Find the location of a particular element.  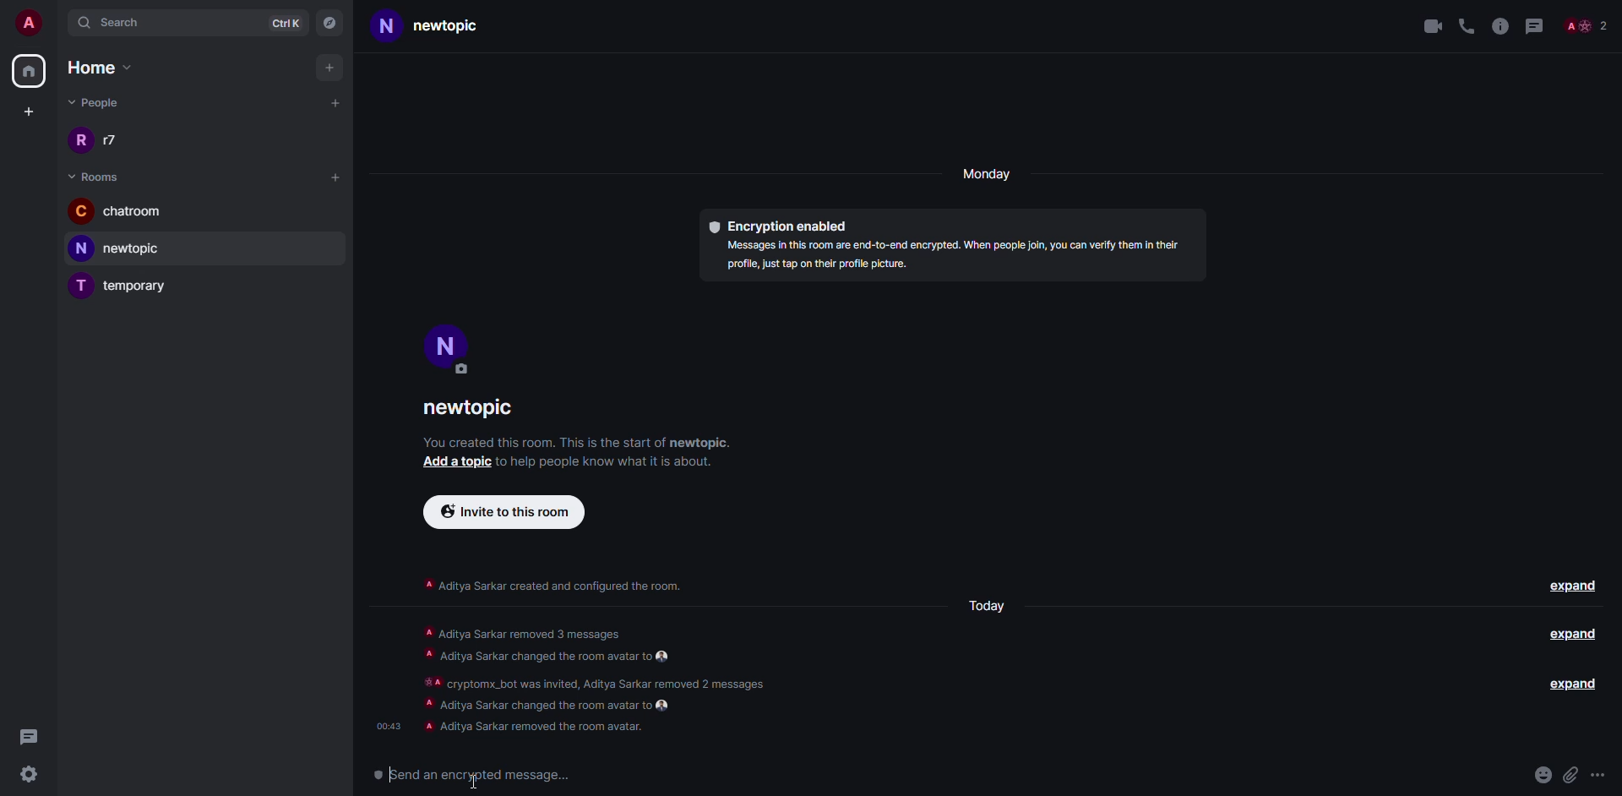

video call is located at coordinates (1430, 25).